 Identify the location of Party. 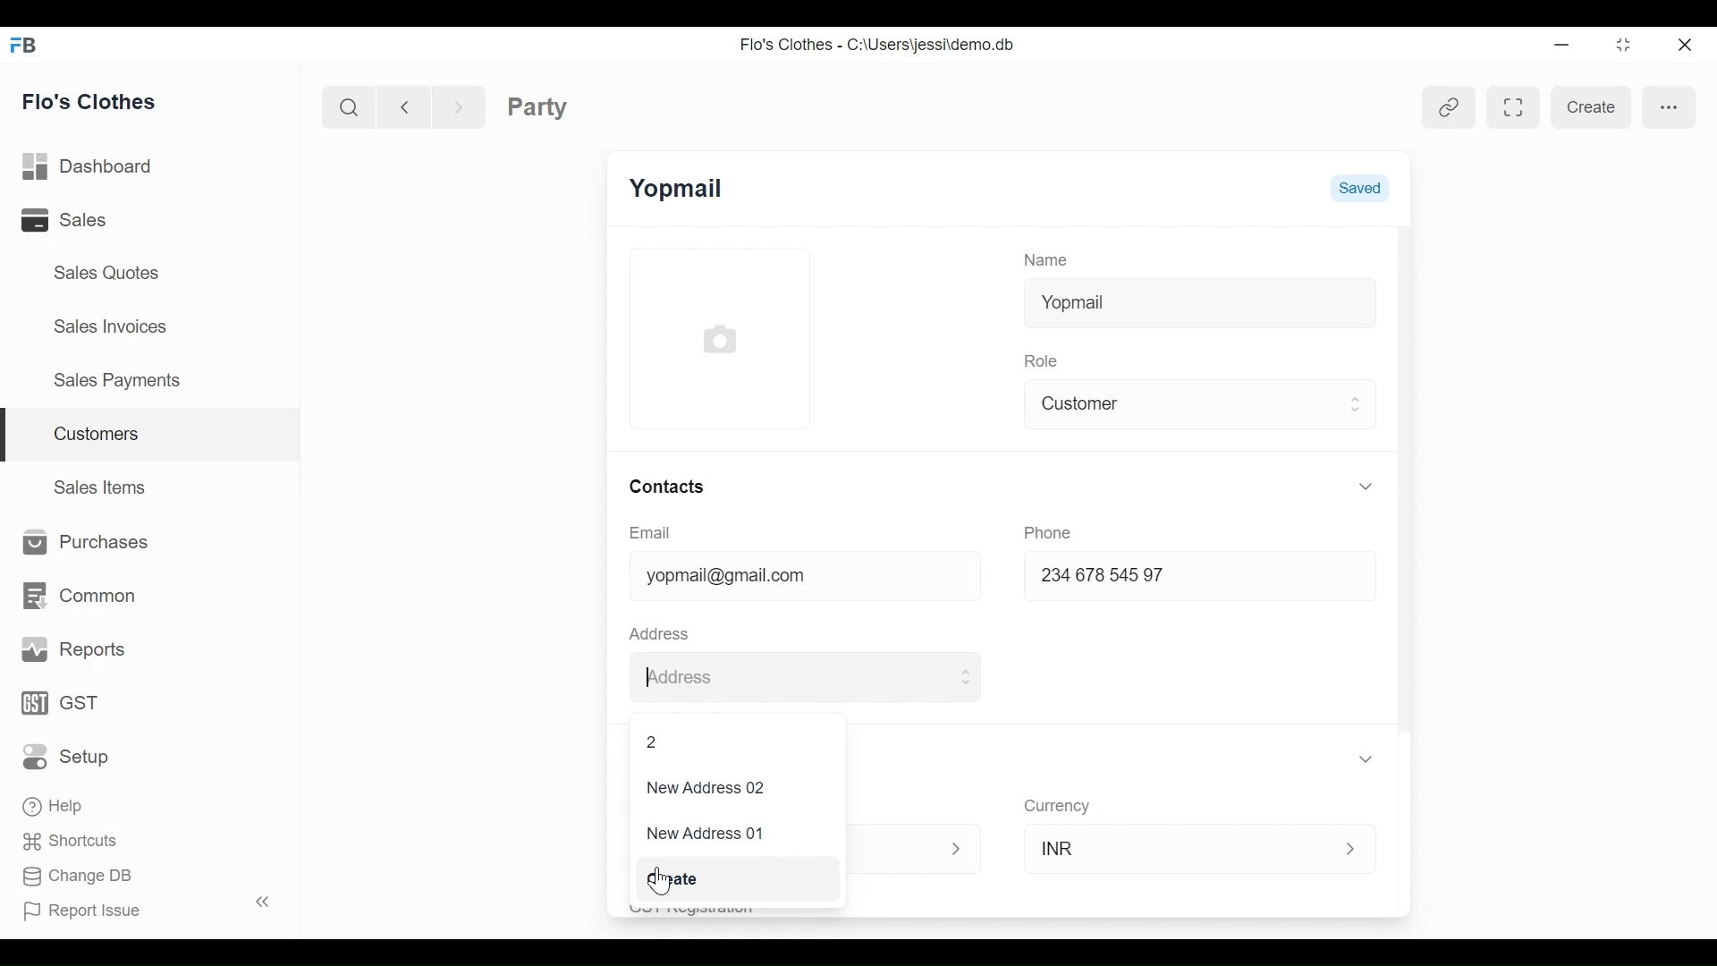
(537, 106).